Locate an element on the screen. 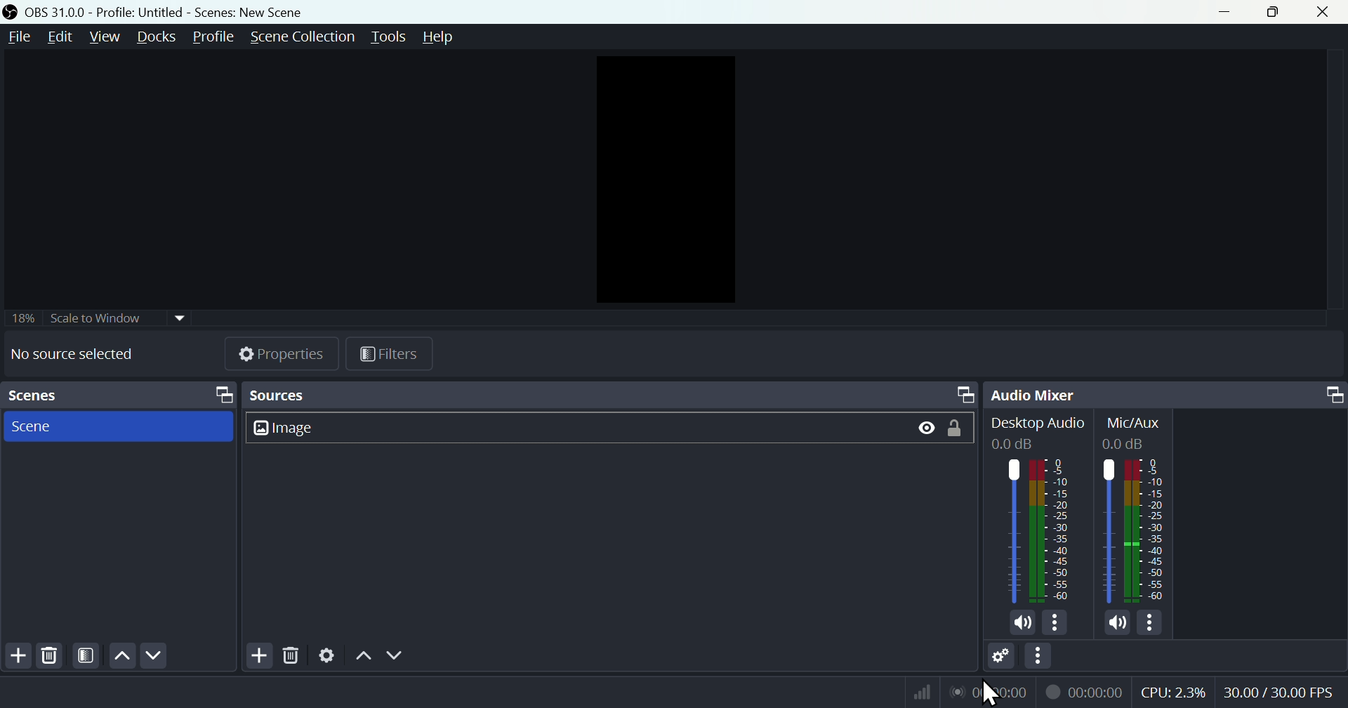 Image resolution: width=1348 pixels, height=708 pixels. Audio bar is located at coordinates (1039, 528).